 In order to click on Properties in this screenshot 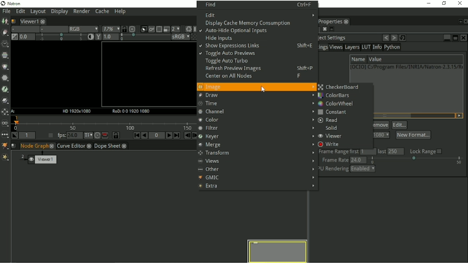, I will do `click(334, 21)`.